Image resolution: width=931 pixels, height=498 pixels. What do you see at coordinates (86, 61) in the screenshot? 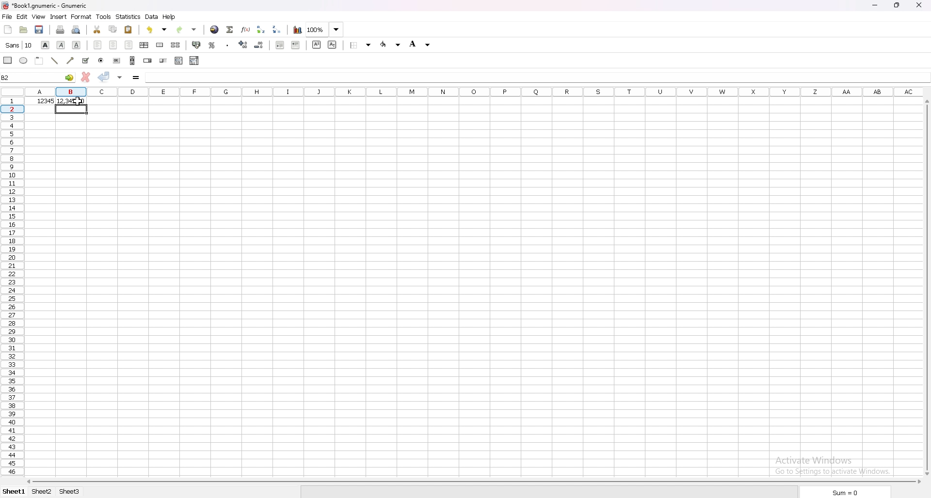
I see `tickbox` at bounding box center [86, 61].